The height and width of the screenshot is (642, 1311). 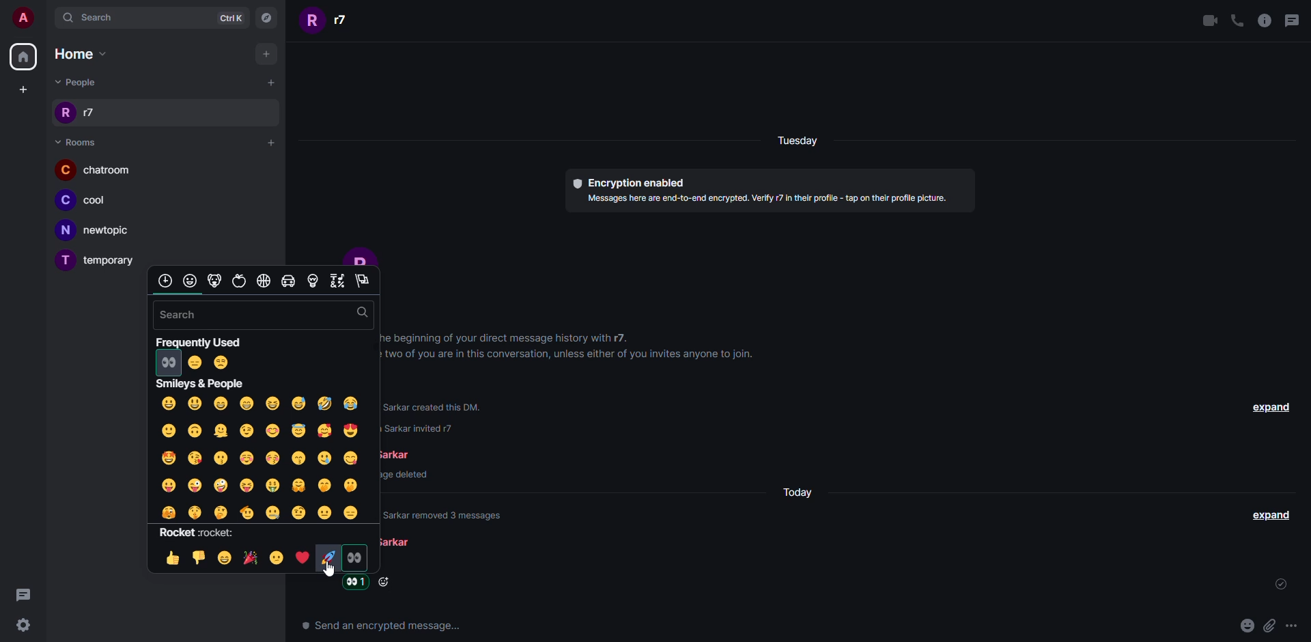 What do you see at coordinates (277, 557) in the screenshot?
I see `emoji` at bounding box center [277, 557].